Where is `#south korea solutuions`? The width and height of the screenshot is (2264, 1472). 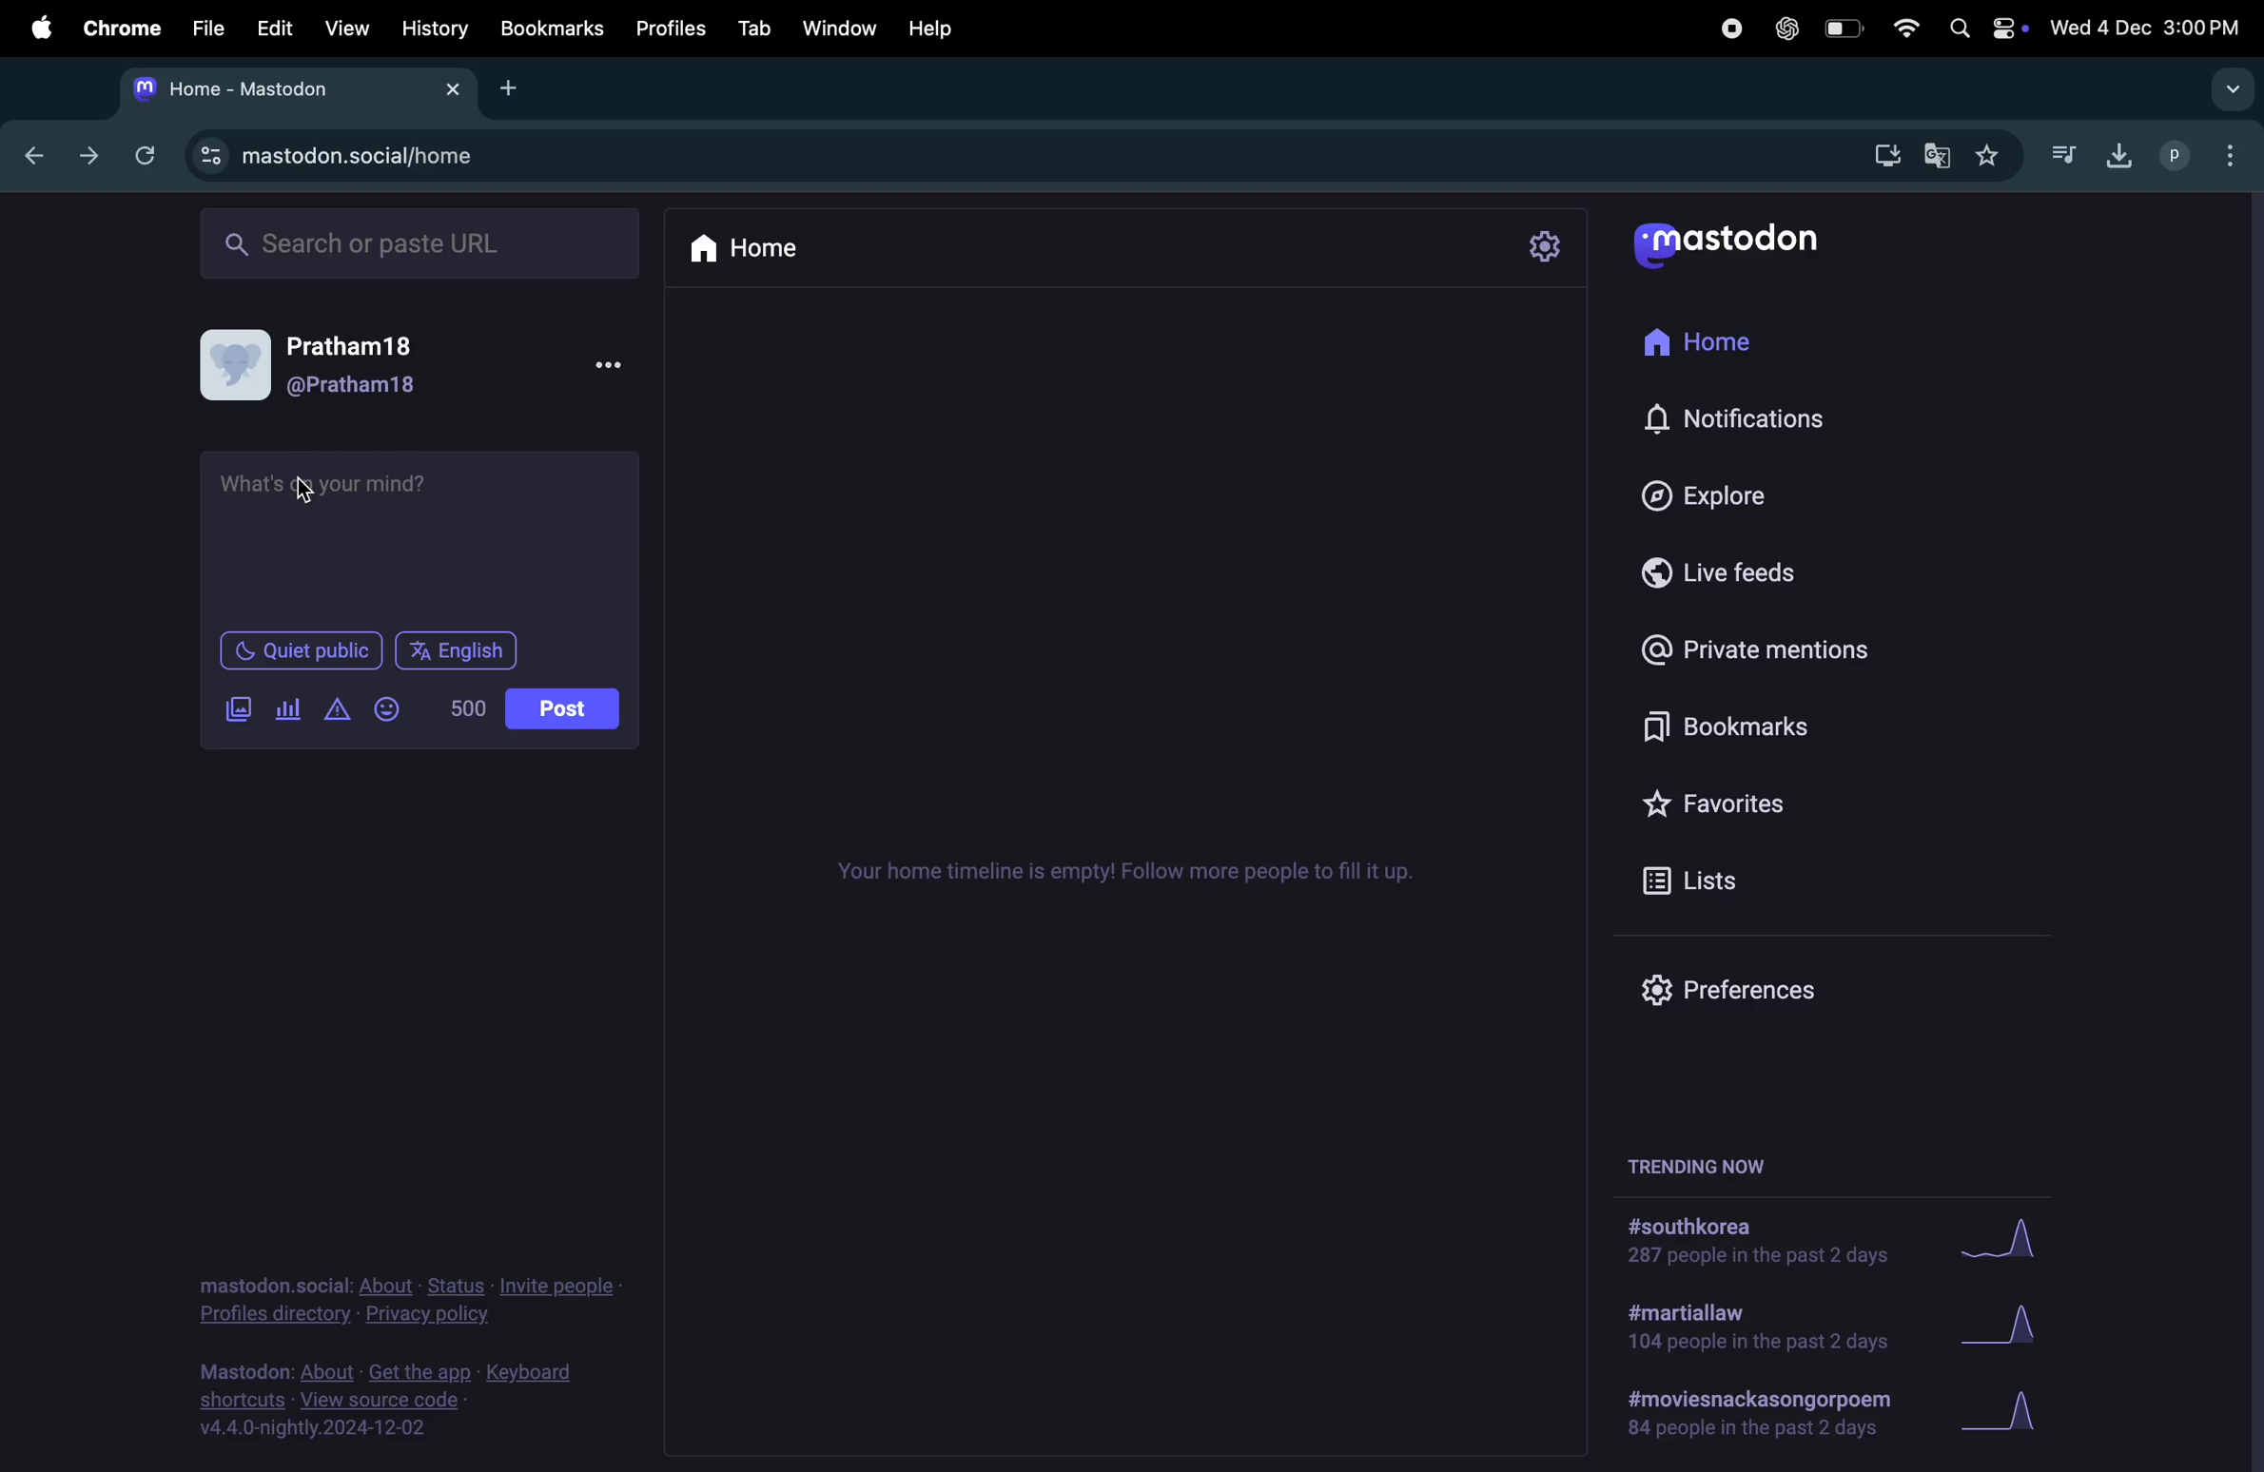 #south korea solutuions is located at coordinates (1766, 1245).